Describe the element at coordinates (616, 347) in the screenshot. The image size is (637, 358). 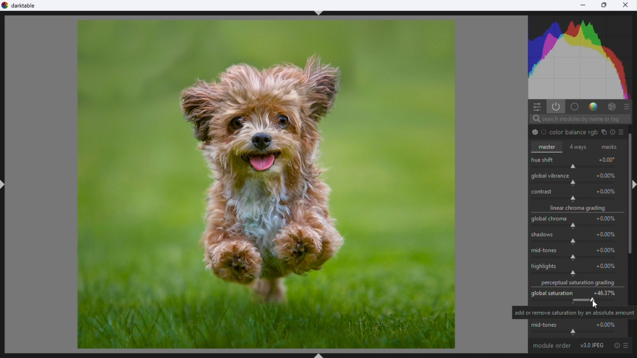
I see `` at that location.